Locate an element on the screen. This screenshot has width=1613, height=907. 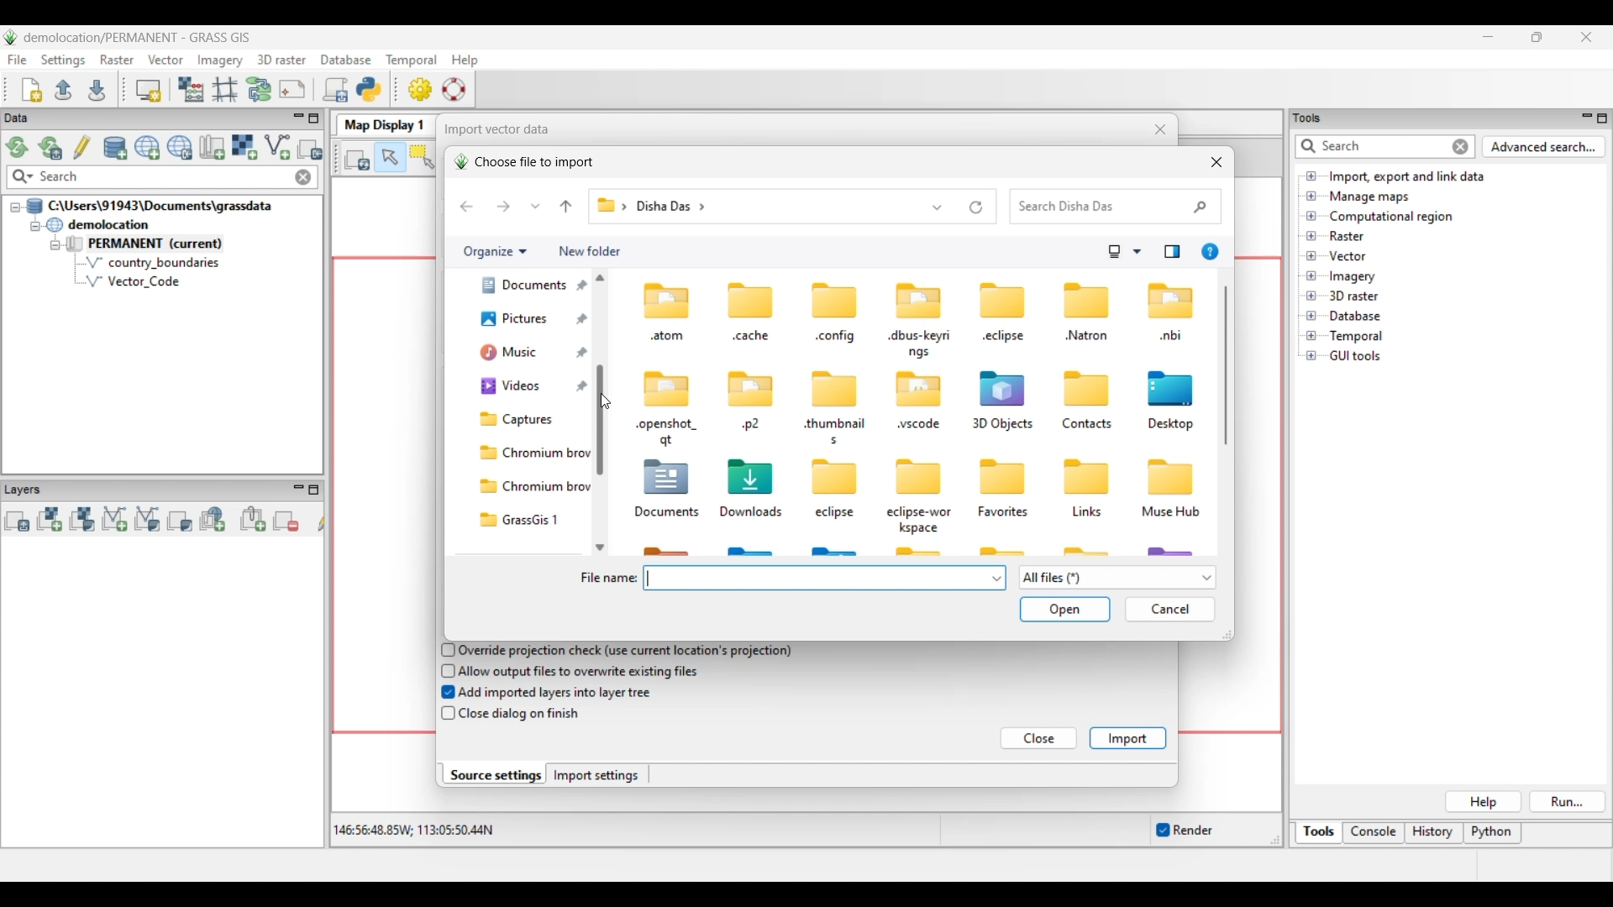
Collapse file thread  is located at coordinates (15, 207).